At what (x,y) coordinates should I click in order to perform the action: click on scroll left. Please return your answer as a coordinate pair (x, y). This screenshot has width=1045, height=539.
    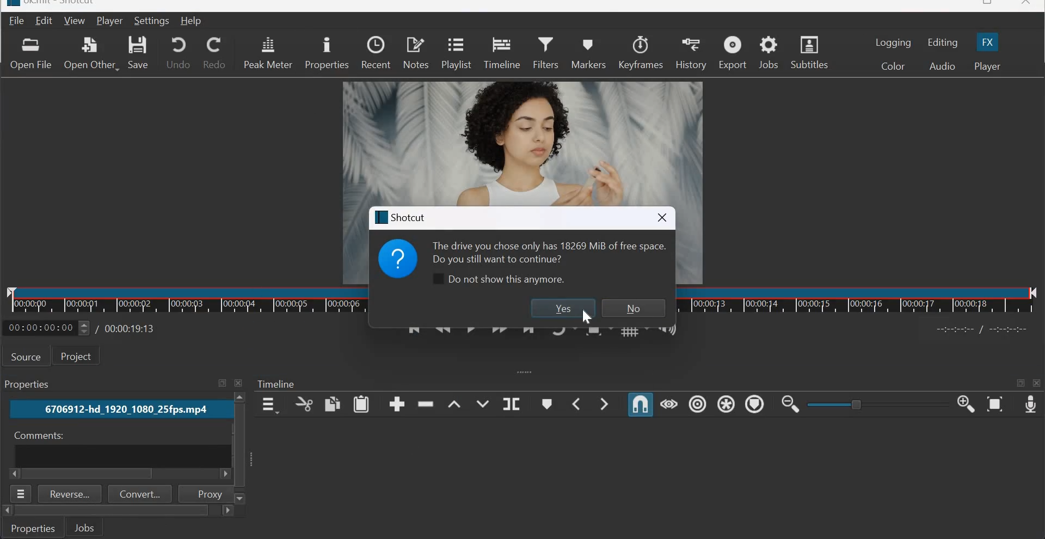
    Looking at the image, I should click on (7, 511).